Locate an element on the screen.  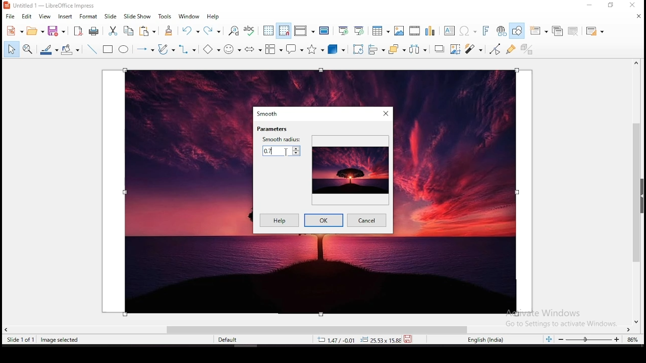
slide 1 of 1 is located at coordinates (22, 340).